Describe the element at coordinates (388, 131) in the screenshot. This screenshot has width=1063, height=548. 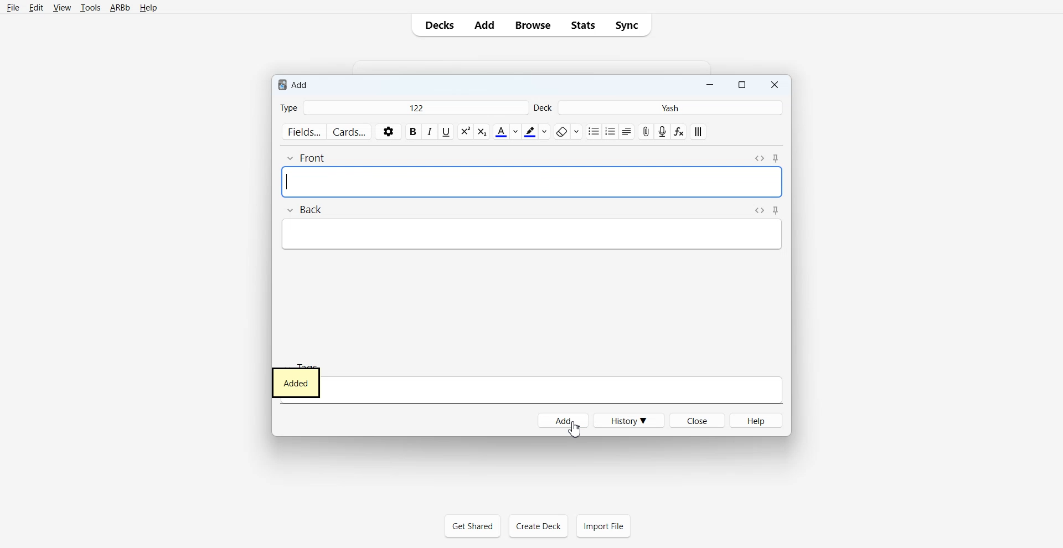
I see `settings` at that location.